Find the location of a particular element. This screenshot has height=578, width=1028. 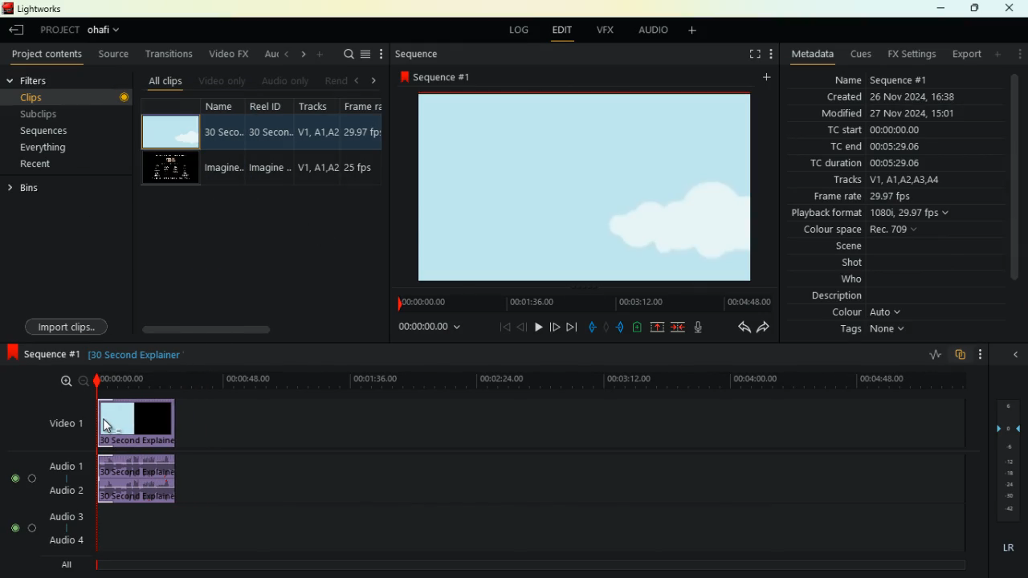

Name Sequence #1 is located at coordinates (877, 80).